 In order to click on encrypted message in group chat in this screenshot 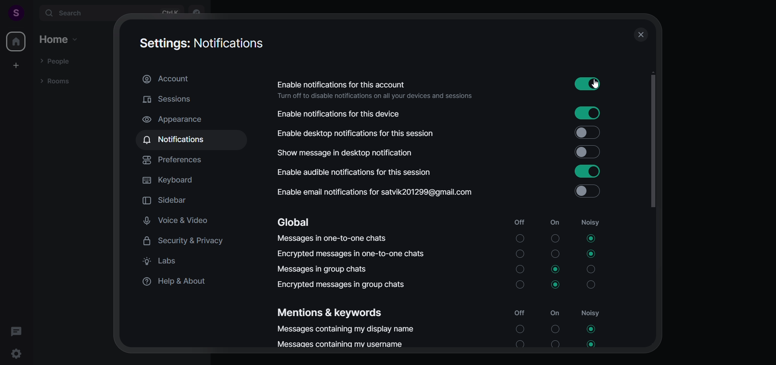, I will do `click(442, 286)`.